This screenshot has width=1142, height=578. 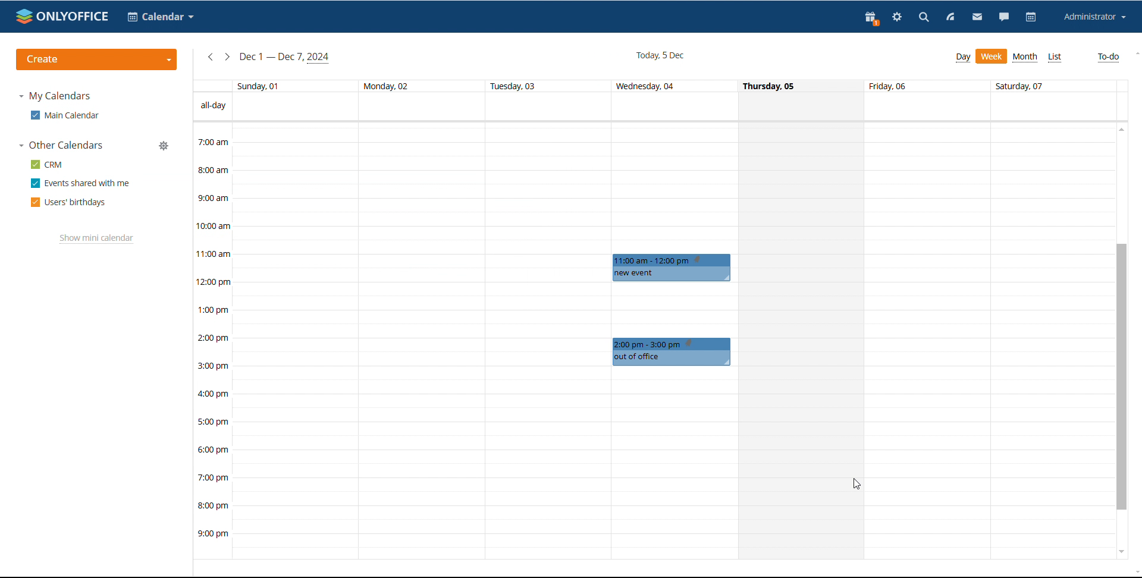 I want to click on month view, so click(x=1026, y=57).